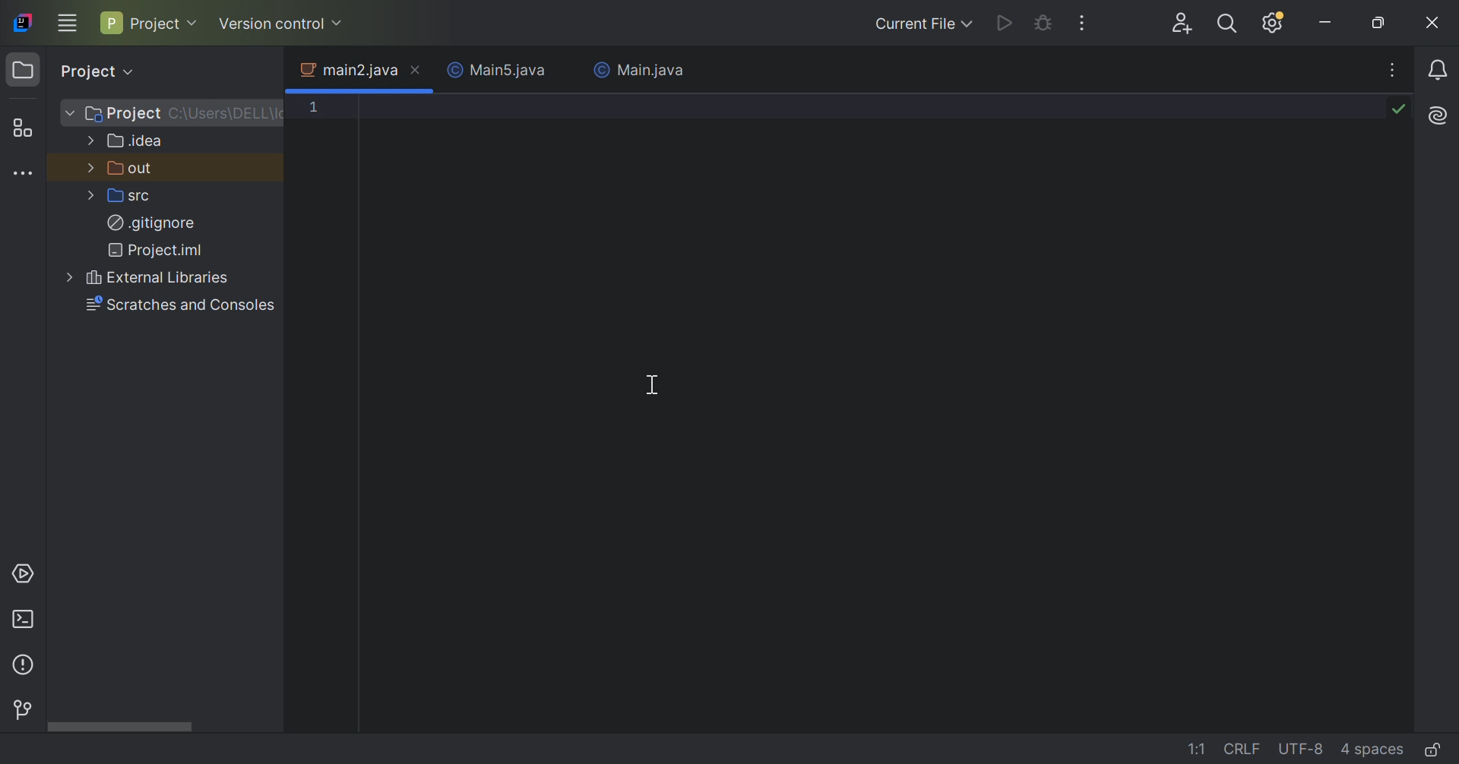 The image size is (1459, 764). What do you see at coordinates (158, 277) in the screenshot?
I see `External Libraries` at bounding box center [158, 277].